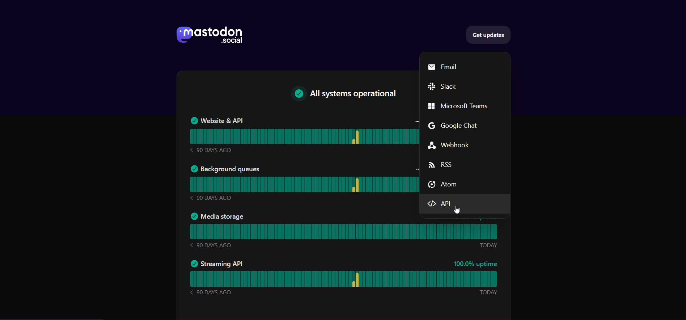 This screenshot has height=320, width=686. Describe the element at coordinates (458, 127) in the screenshot. I see `Google Chat` at that location.